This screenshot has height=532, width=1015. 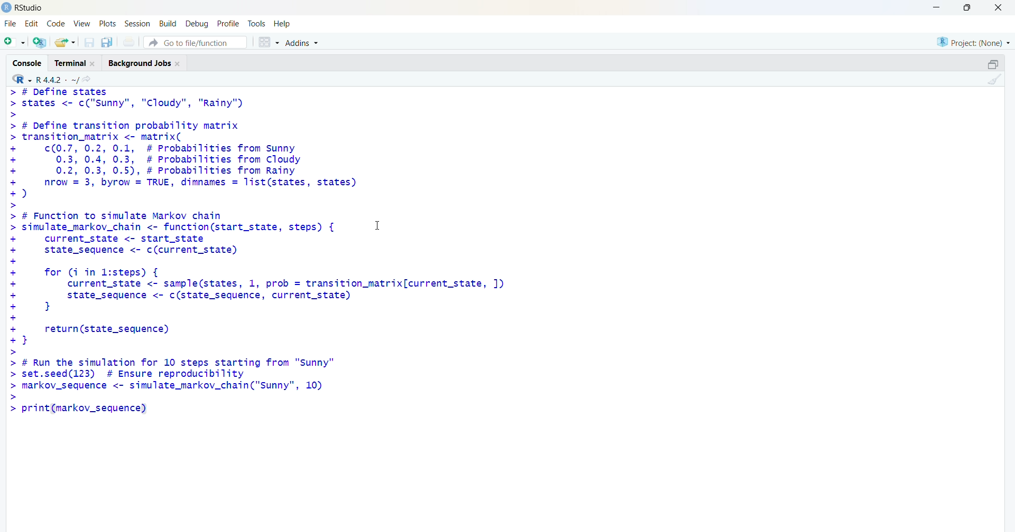 I want to click on session, so click(x=138, y=23).